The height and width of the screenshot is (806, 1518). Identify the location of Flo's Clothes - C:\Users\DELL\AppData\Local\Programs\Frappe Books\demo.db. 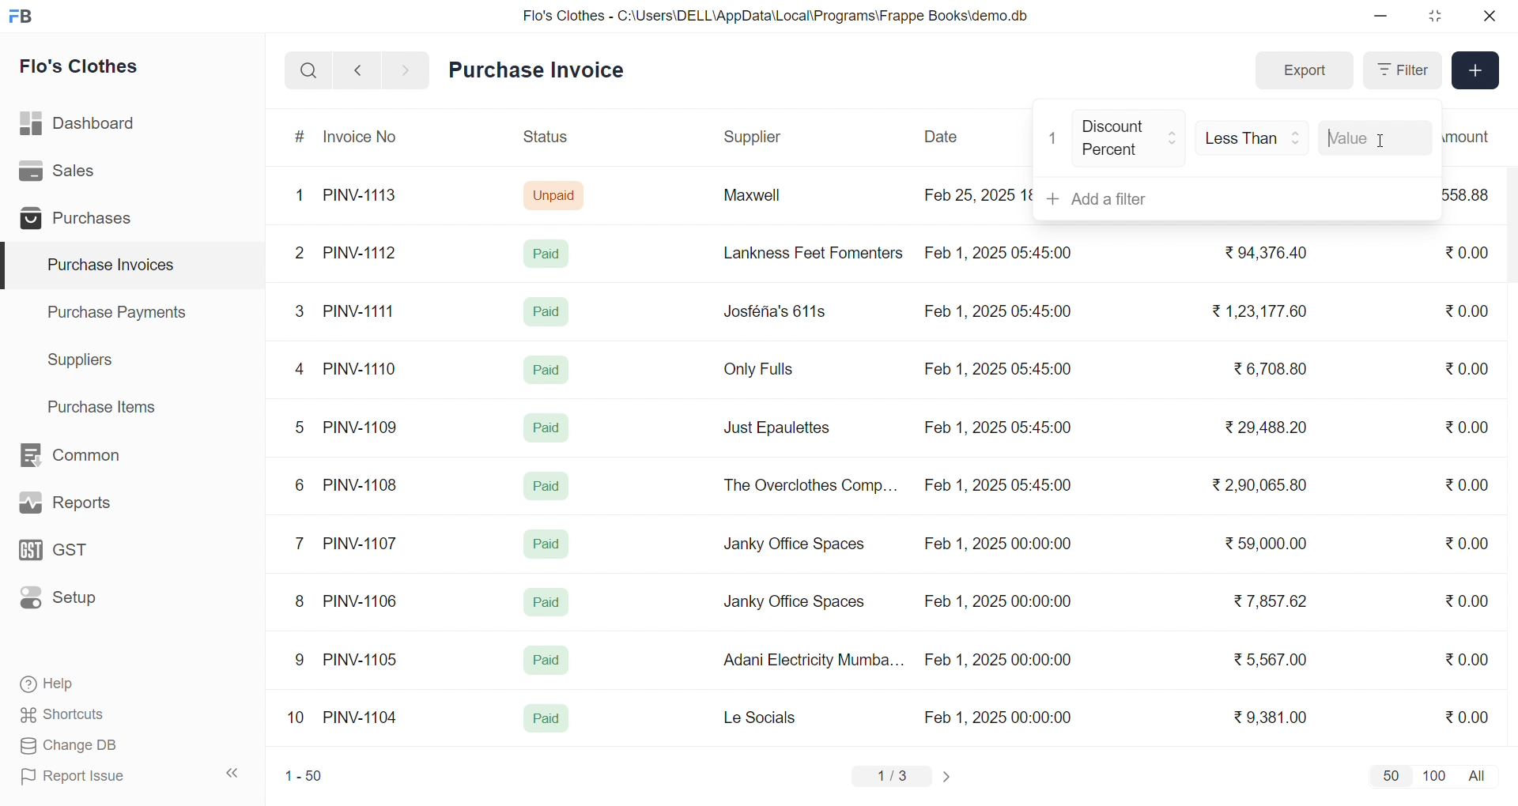
(776, 16).